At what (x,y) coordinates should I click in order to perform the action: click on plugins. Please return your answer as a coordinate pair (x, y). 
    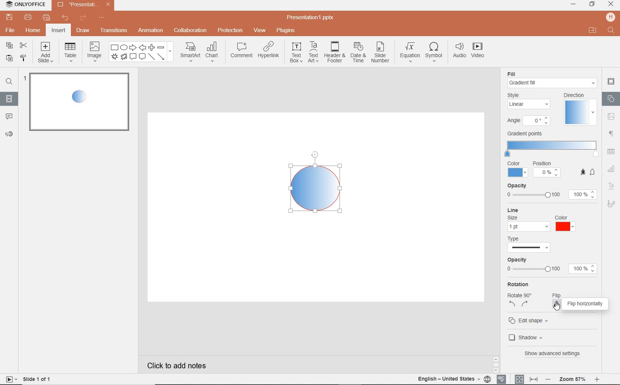
    Looking at the image, I should click on (286, 31).